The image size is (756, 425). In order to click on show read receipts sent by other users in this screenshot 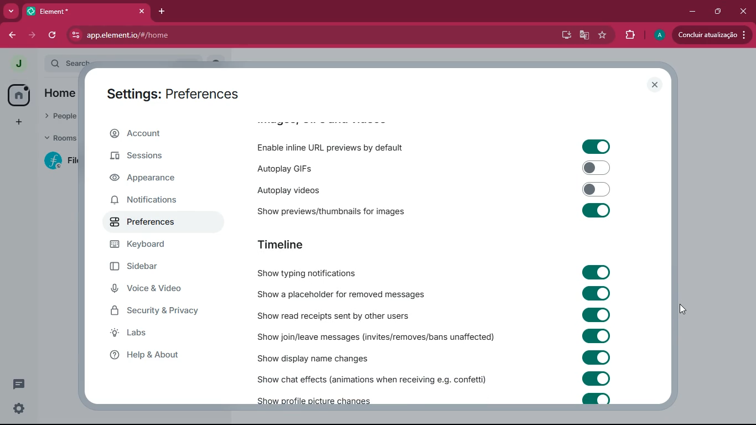, I will do `click(341, 314)`.